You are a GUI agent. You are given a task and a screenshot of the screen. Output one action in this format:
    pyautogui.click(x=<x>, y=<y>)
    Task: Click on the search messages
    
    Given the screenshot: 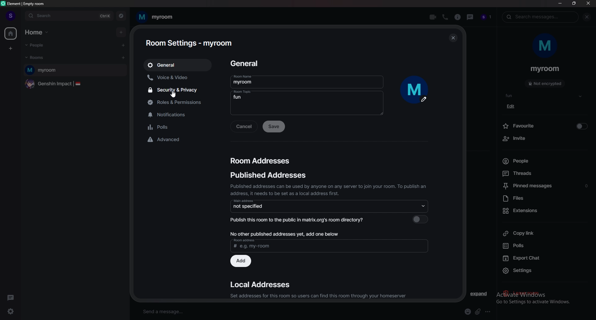 What is the action you would take?
    pyautogui.click(x=542, y=16)
    